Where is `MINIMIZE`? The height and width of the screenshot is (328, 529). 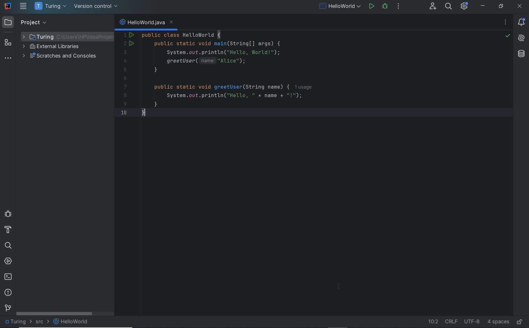 MINIMIZE is located at coordinates (483, 6).